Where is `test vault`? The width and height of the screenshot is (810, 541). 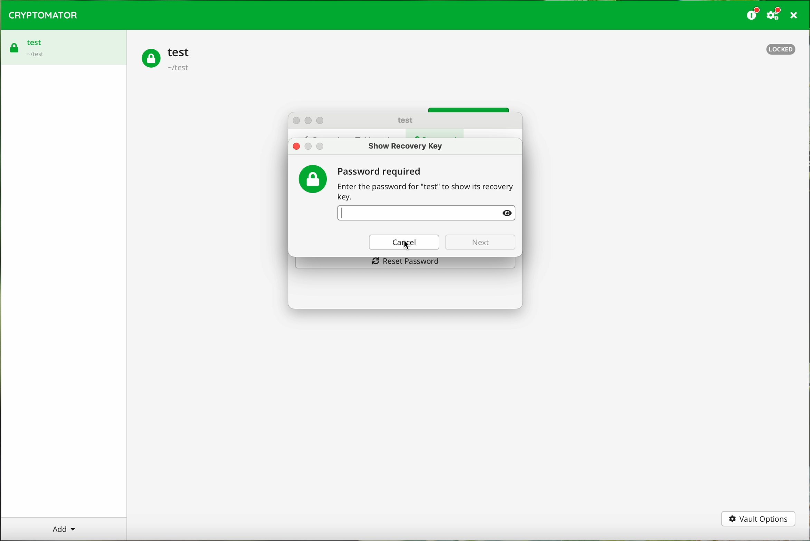
test vault is located at coordinates (168, 60).